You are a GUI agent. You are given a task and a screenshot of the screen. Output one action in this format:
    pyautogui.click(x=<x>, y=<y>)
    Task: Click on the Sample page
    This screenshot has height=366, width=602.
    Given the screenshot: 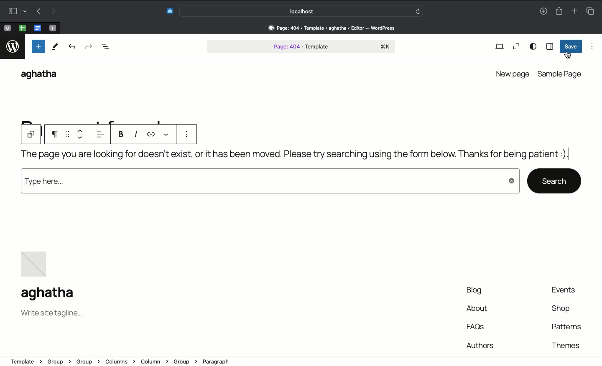 What is the action you would take?
    pyautogui.click(x=561, y=74)
    